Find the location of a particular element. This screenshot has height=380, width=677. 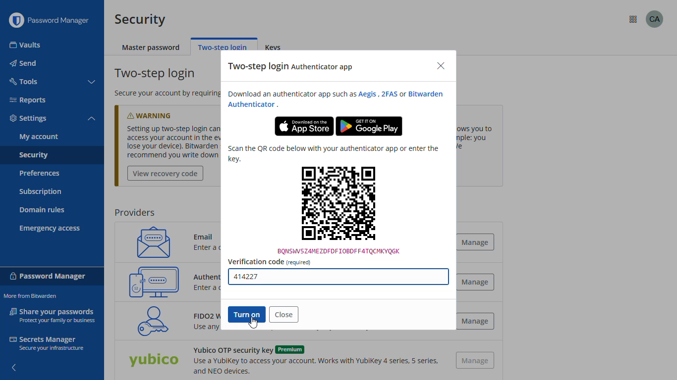

security is located at coordinates (33, 156).